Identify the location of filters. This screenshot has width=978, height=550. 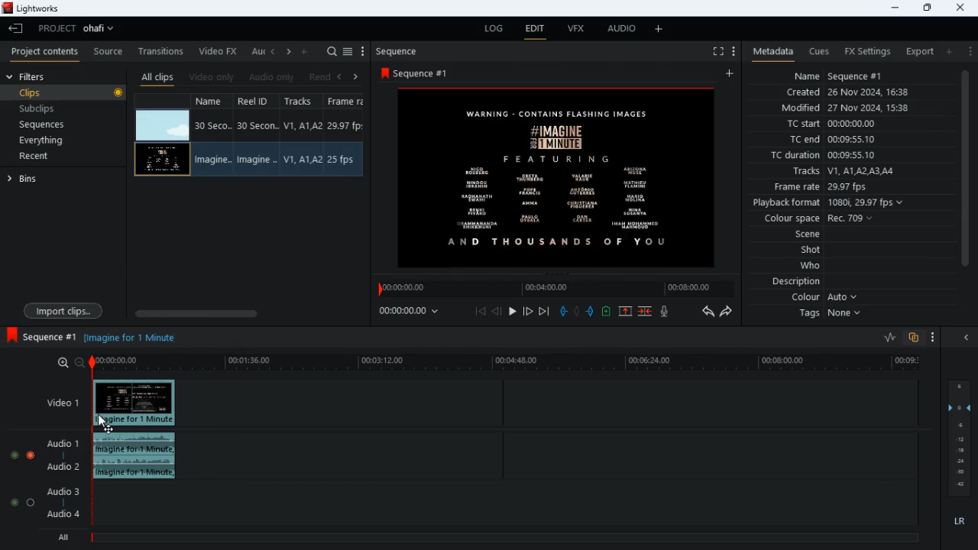
(39, 76).